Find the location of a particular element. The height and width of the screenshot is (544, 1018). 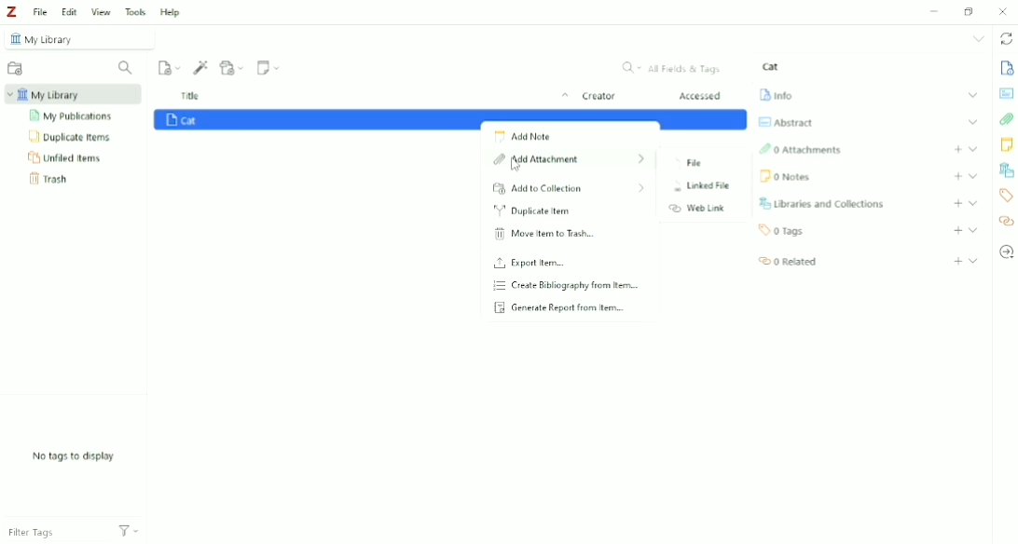

Help is located at coordinates (170, 13).